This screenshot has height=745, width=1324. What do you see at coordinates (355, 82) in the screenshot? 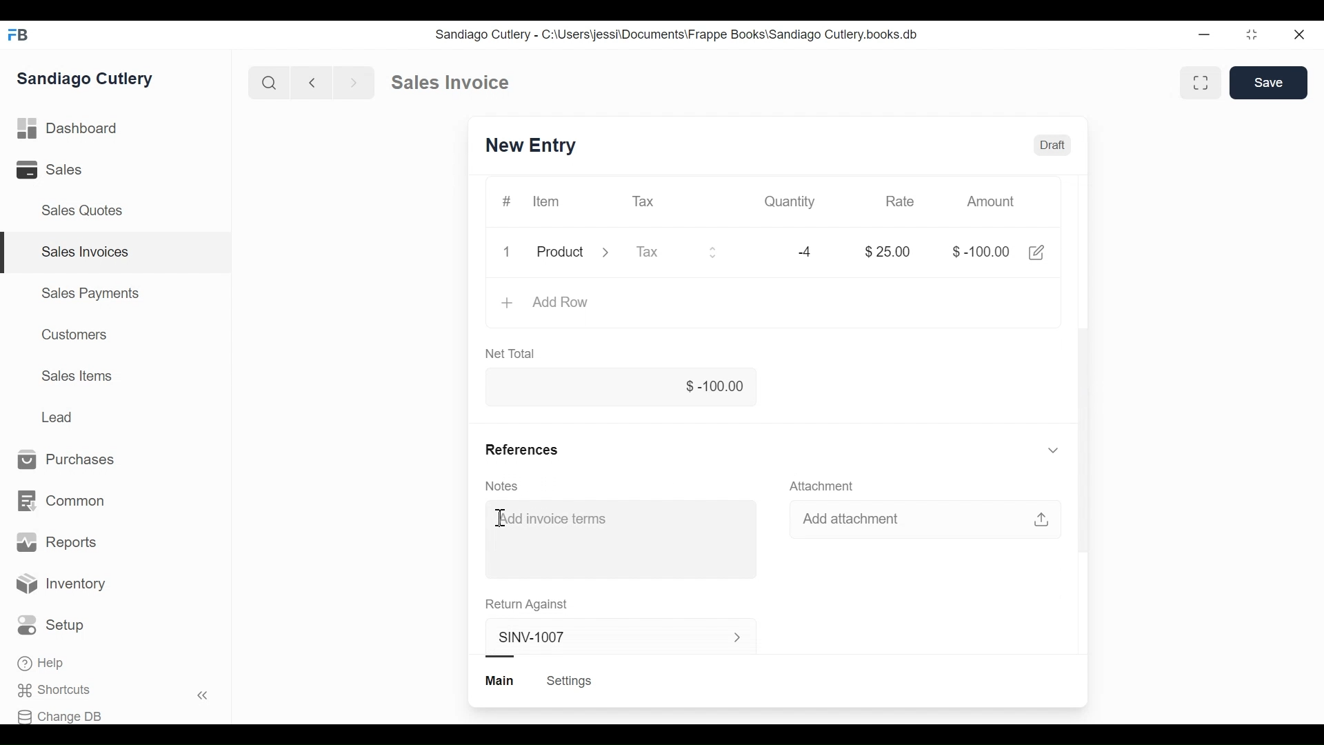
I see `Next` at bounding box center [355, 82].